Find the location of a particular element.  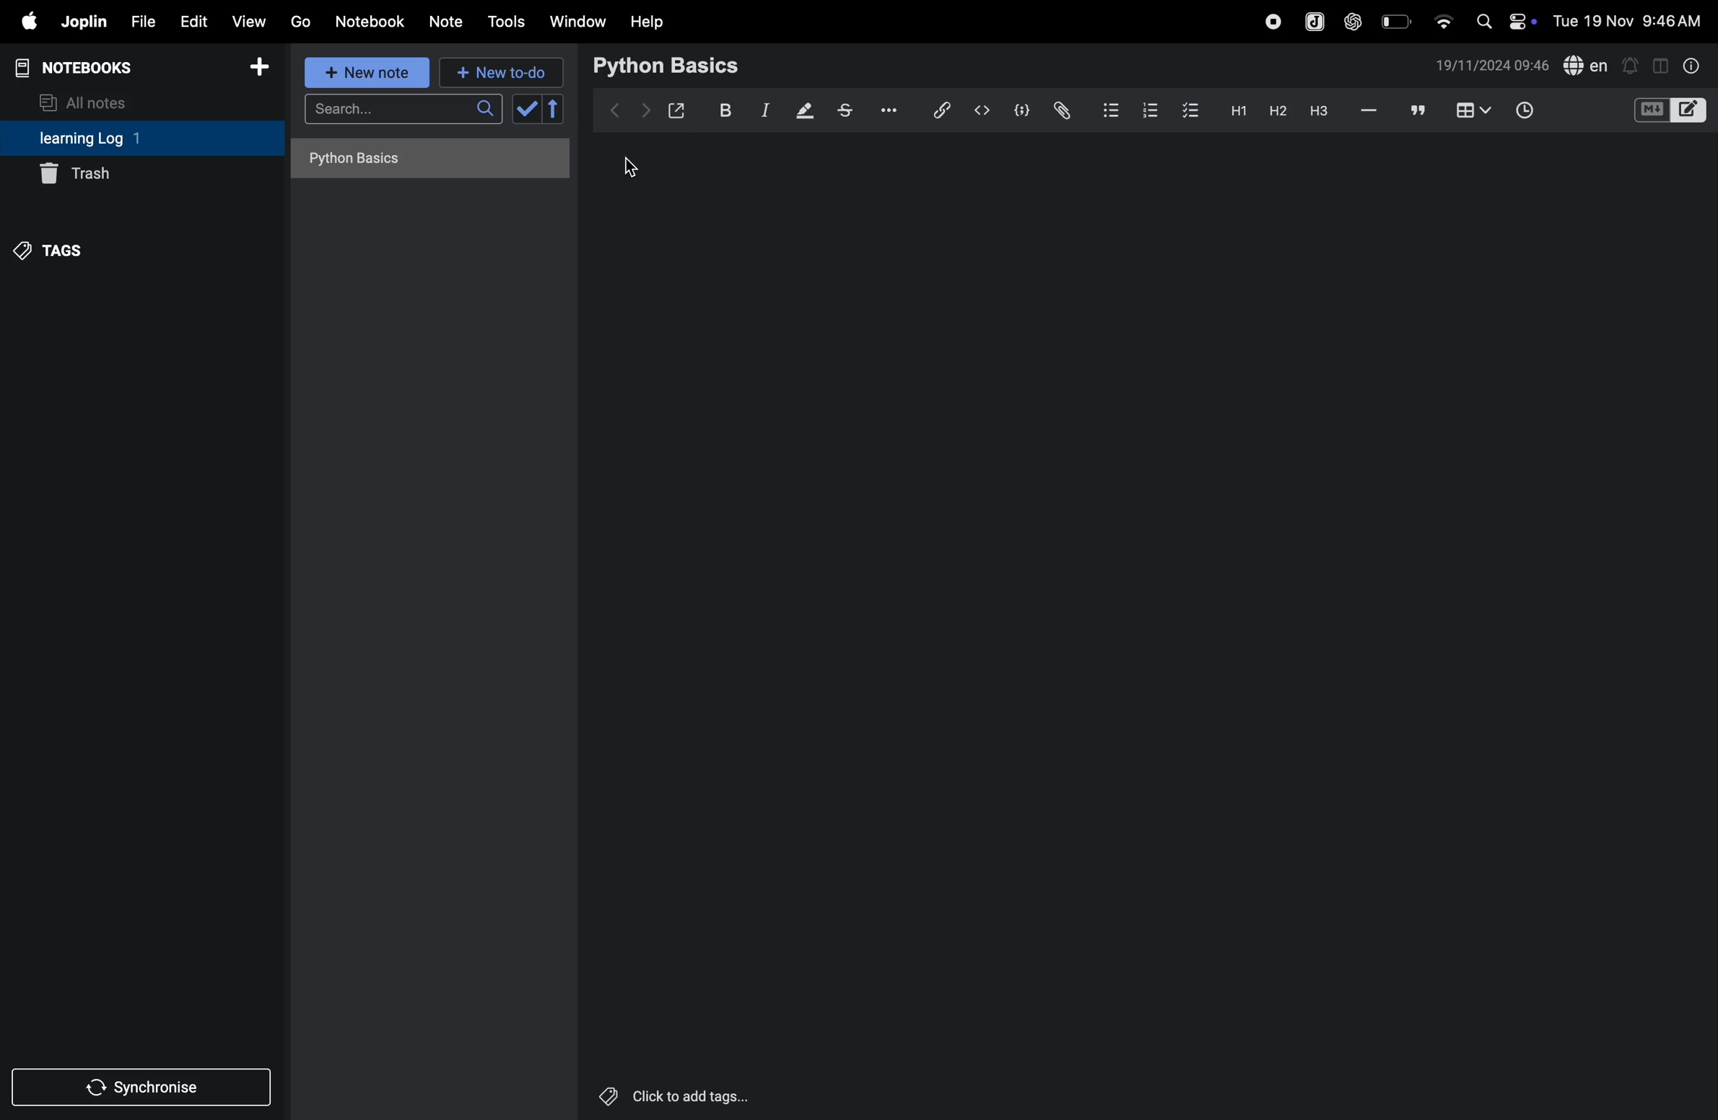

joplin is located at coordinates (1312, 21).